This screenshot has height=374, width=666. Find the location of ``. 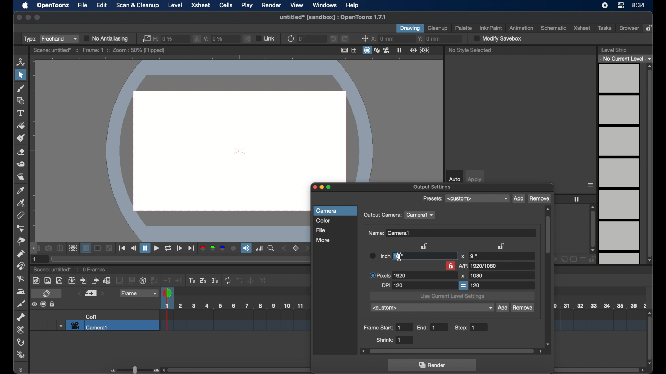

 is located at coordinates (78, 270).